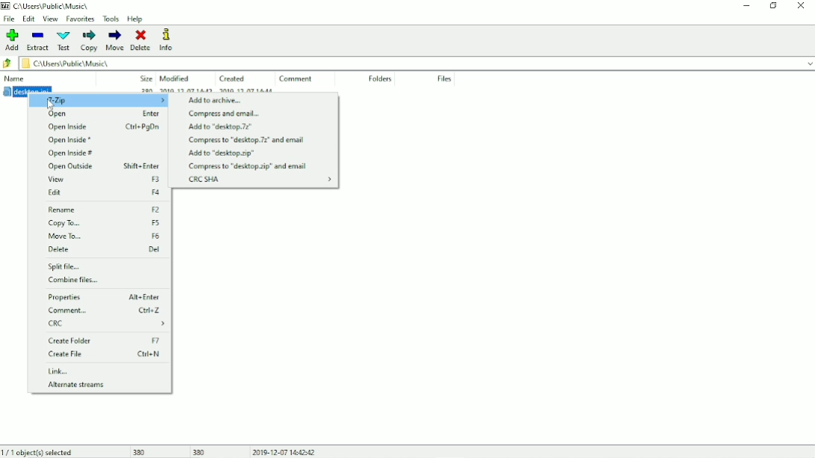 This screenshot has width=815, height=458. Describe the element at coordinates (297, 79) in the screenshot. I see `Comment` at that location.